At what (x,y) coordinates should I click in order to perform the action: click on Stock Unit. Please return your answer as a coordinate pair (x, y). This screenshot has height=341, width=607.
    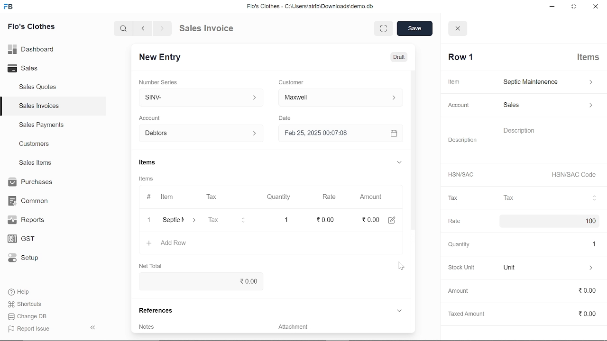
    Looking at the image, I should click on (459, 268).